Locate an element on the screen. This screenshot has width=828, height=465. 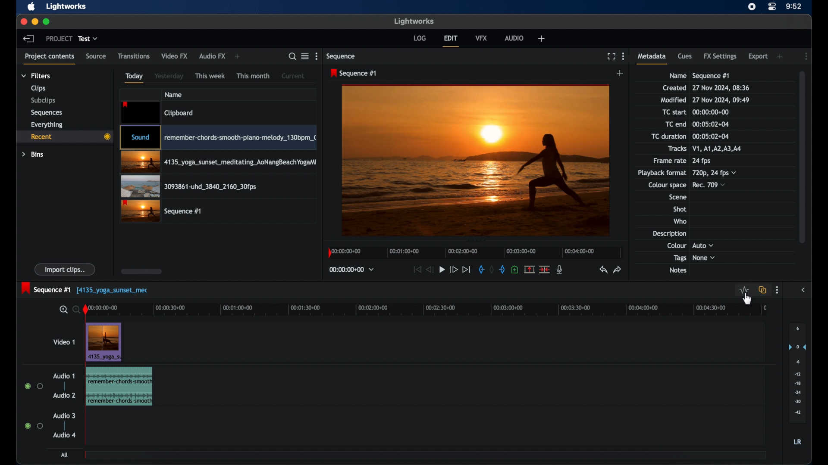
vfx is located at coordinates (482, 37).